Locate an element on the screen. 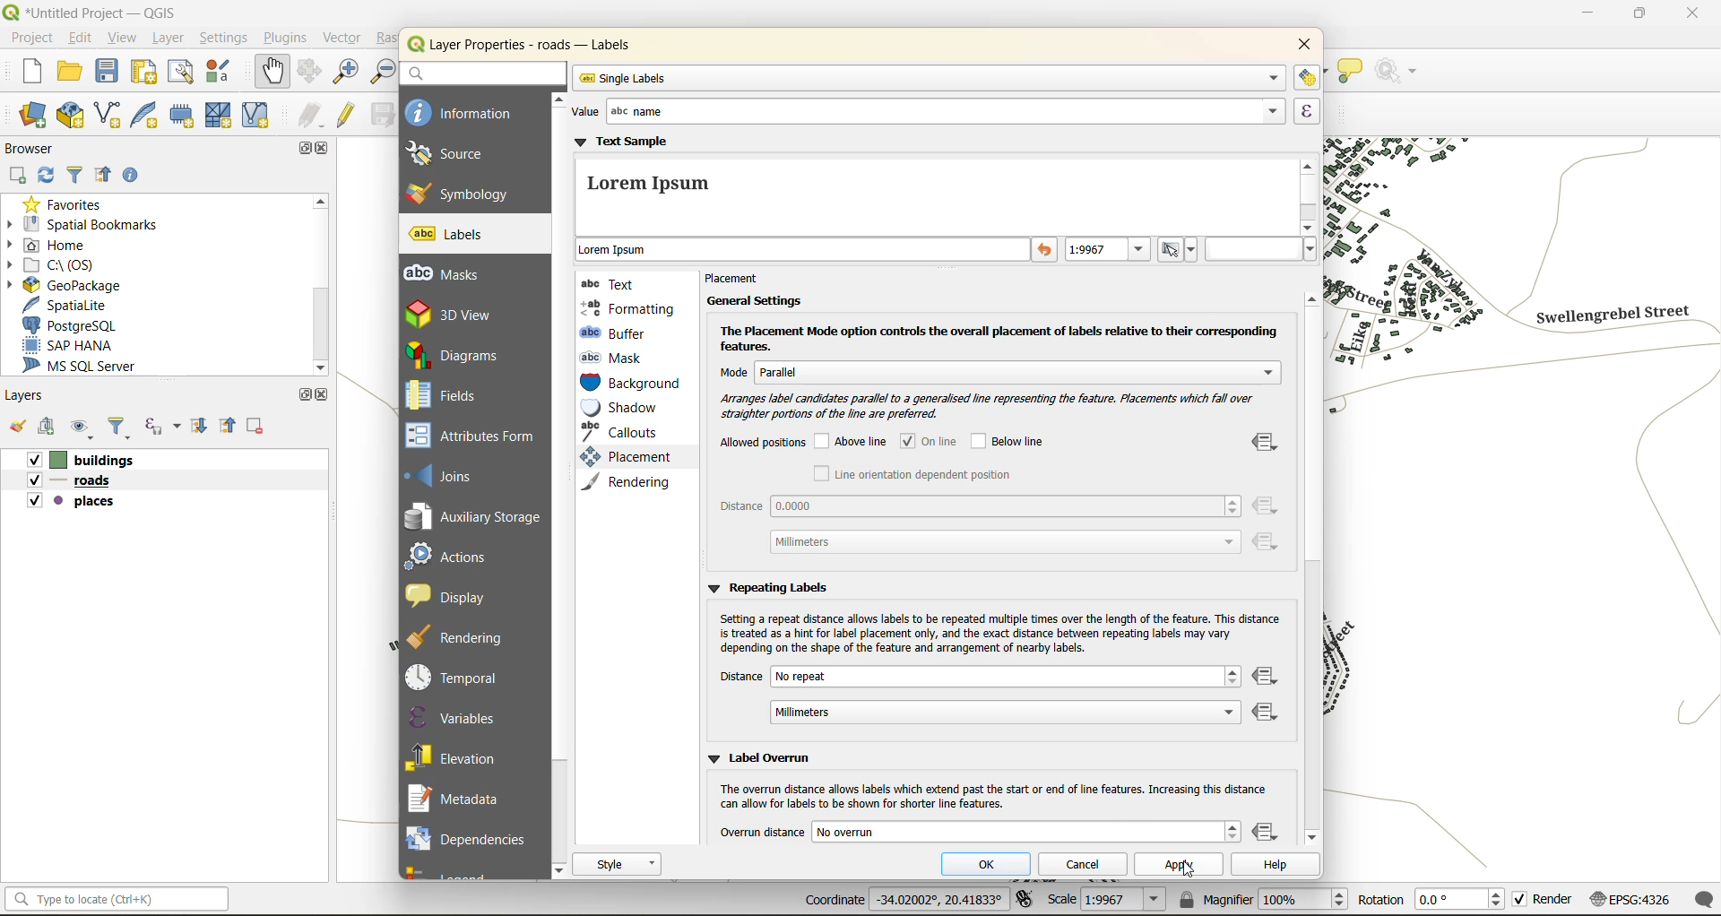 This screenshot has width=1721, height=916. callouts is located at coordinates (625, 432).